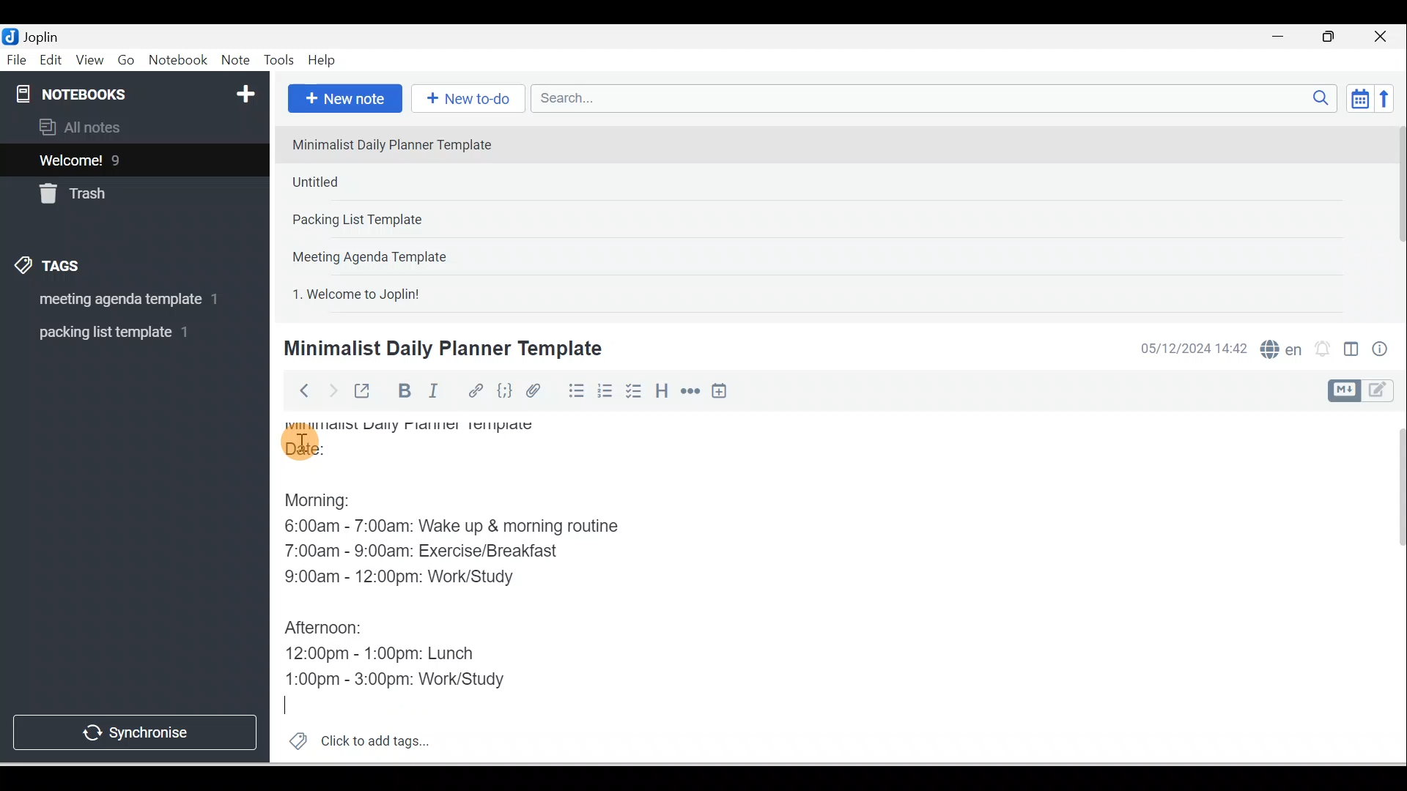  I want to click on Minimalist Daily Planner Template, so click(440, 349).